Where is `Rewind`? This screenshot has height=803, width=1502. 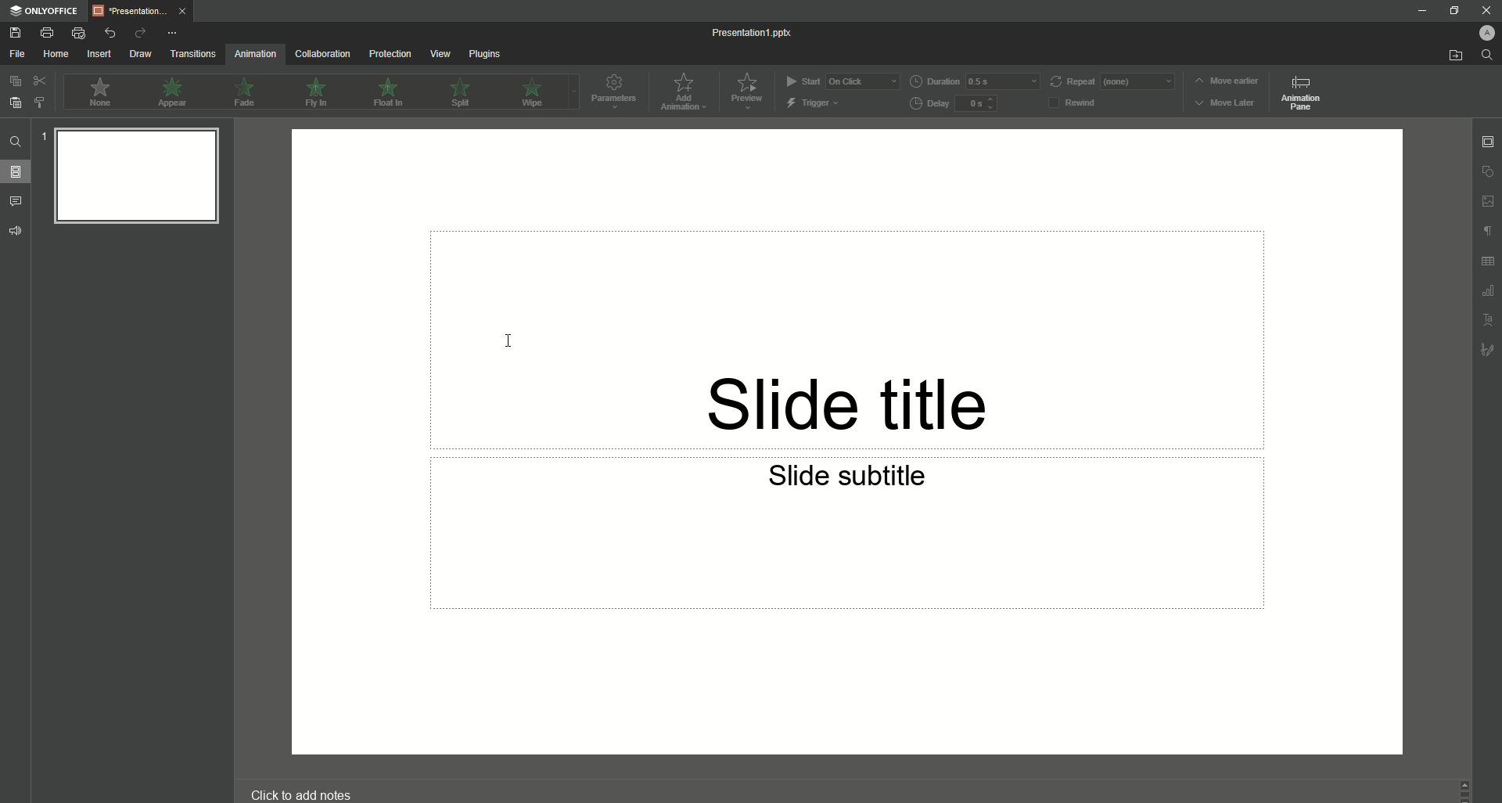
Rewind is located at coordinates (1085, 102).